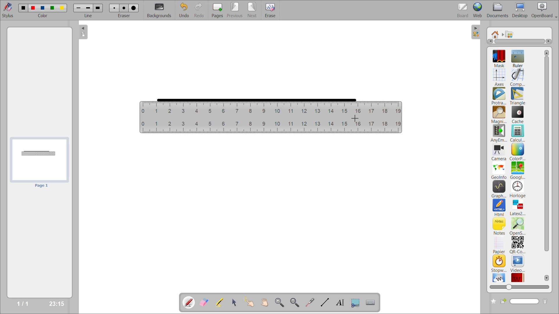 The image size is (559, 314). Describe the element at coordinates (200, 10) in the screenshot. I see `redo` at that location.